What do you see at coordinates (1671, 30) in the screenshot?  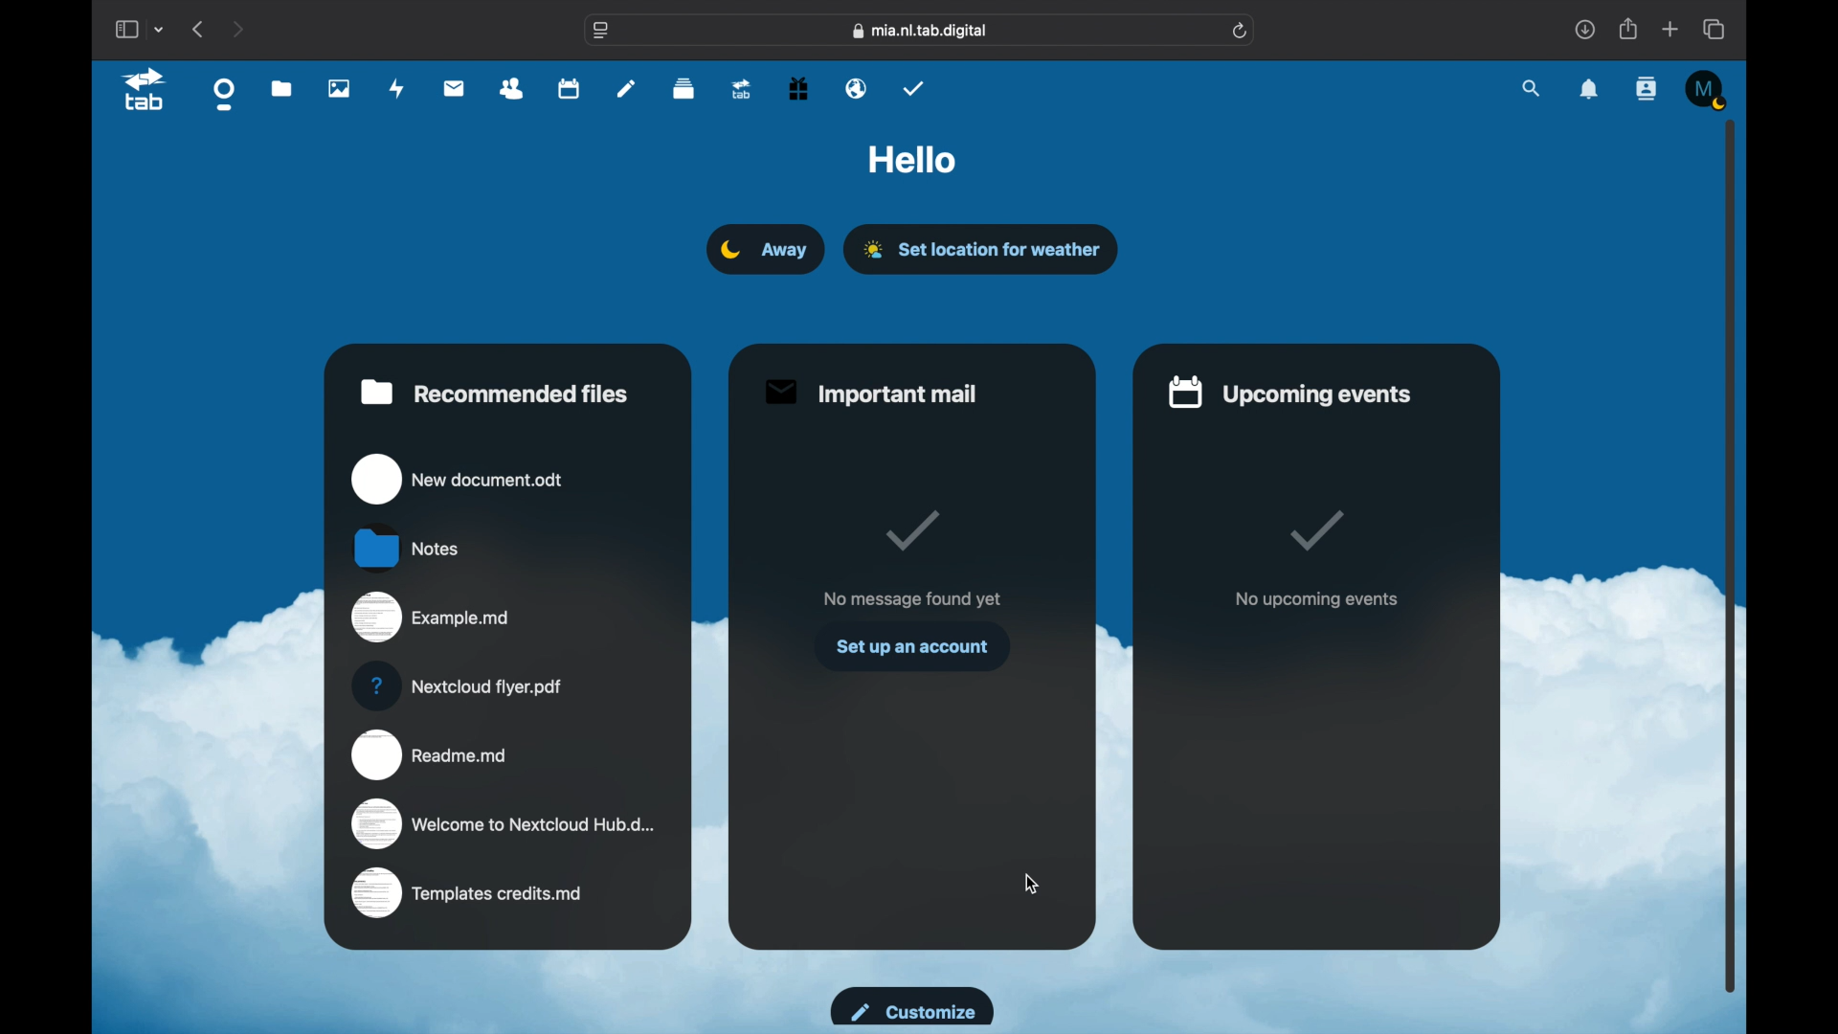 I see `new tab` at bounding box center [1671, 30].